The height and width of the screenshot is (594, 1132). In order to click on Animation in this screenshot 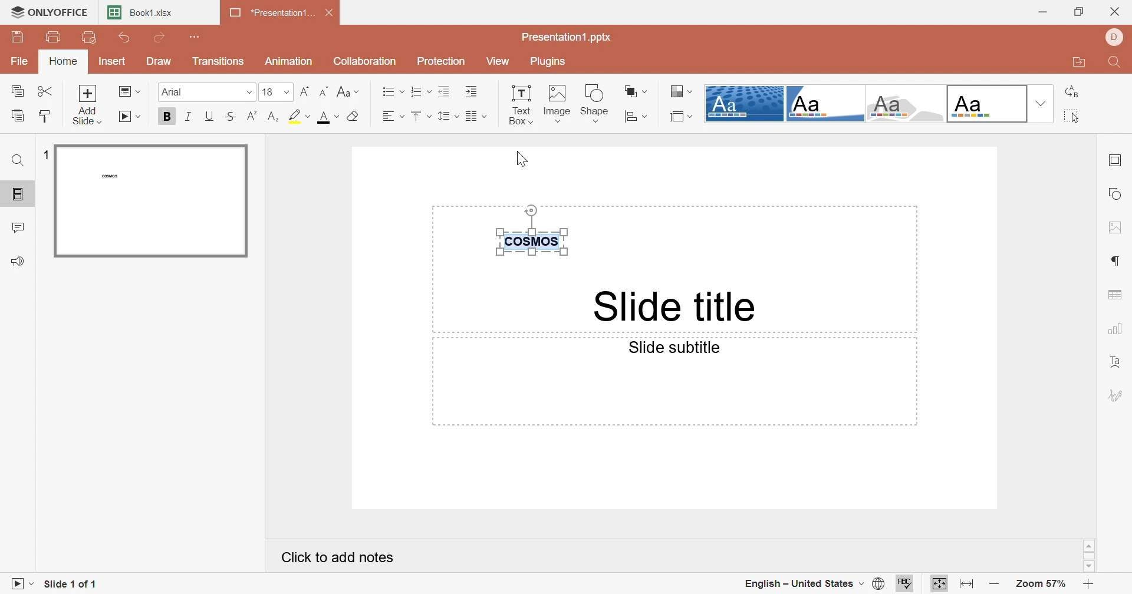, I will do `click(289, 61)`.